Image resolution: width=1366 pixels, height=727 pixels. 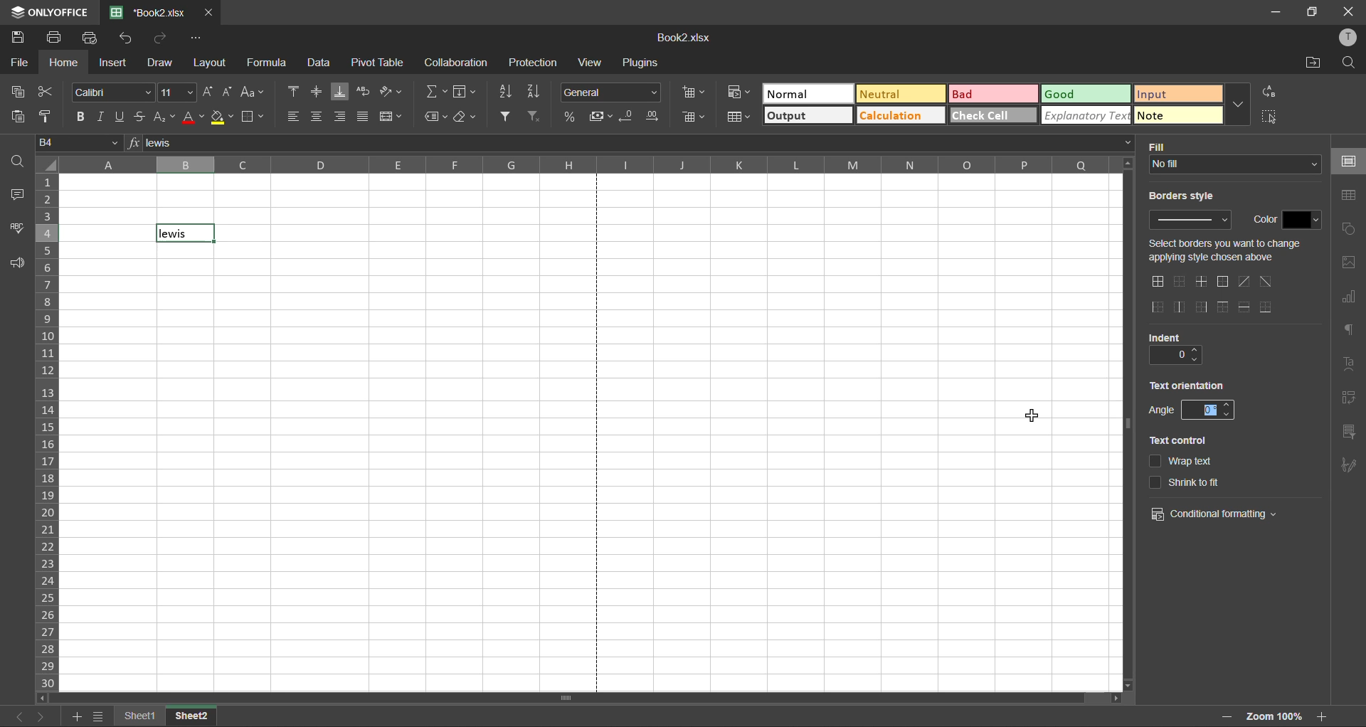 I want to click on borders style, so click(x=1186, y=196).